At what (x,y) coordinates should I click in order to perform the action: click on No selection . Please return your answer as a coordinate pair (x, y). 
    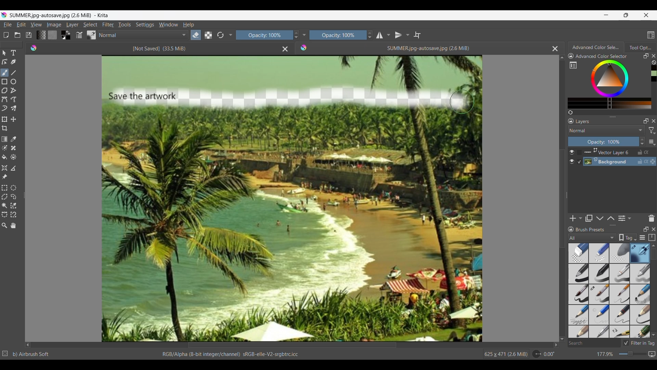
    Looking at the image, I should click on (5, 354).